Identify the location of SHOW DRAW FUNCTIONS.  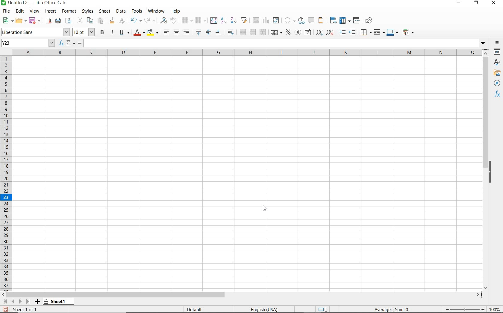
(370, 21).